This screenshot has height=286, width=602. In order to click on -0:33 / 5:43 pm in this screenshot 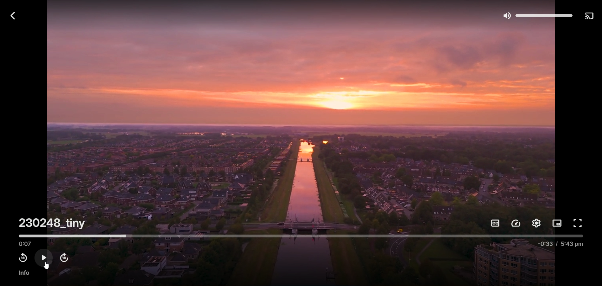, I will do `click(562, 244)`.